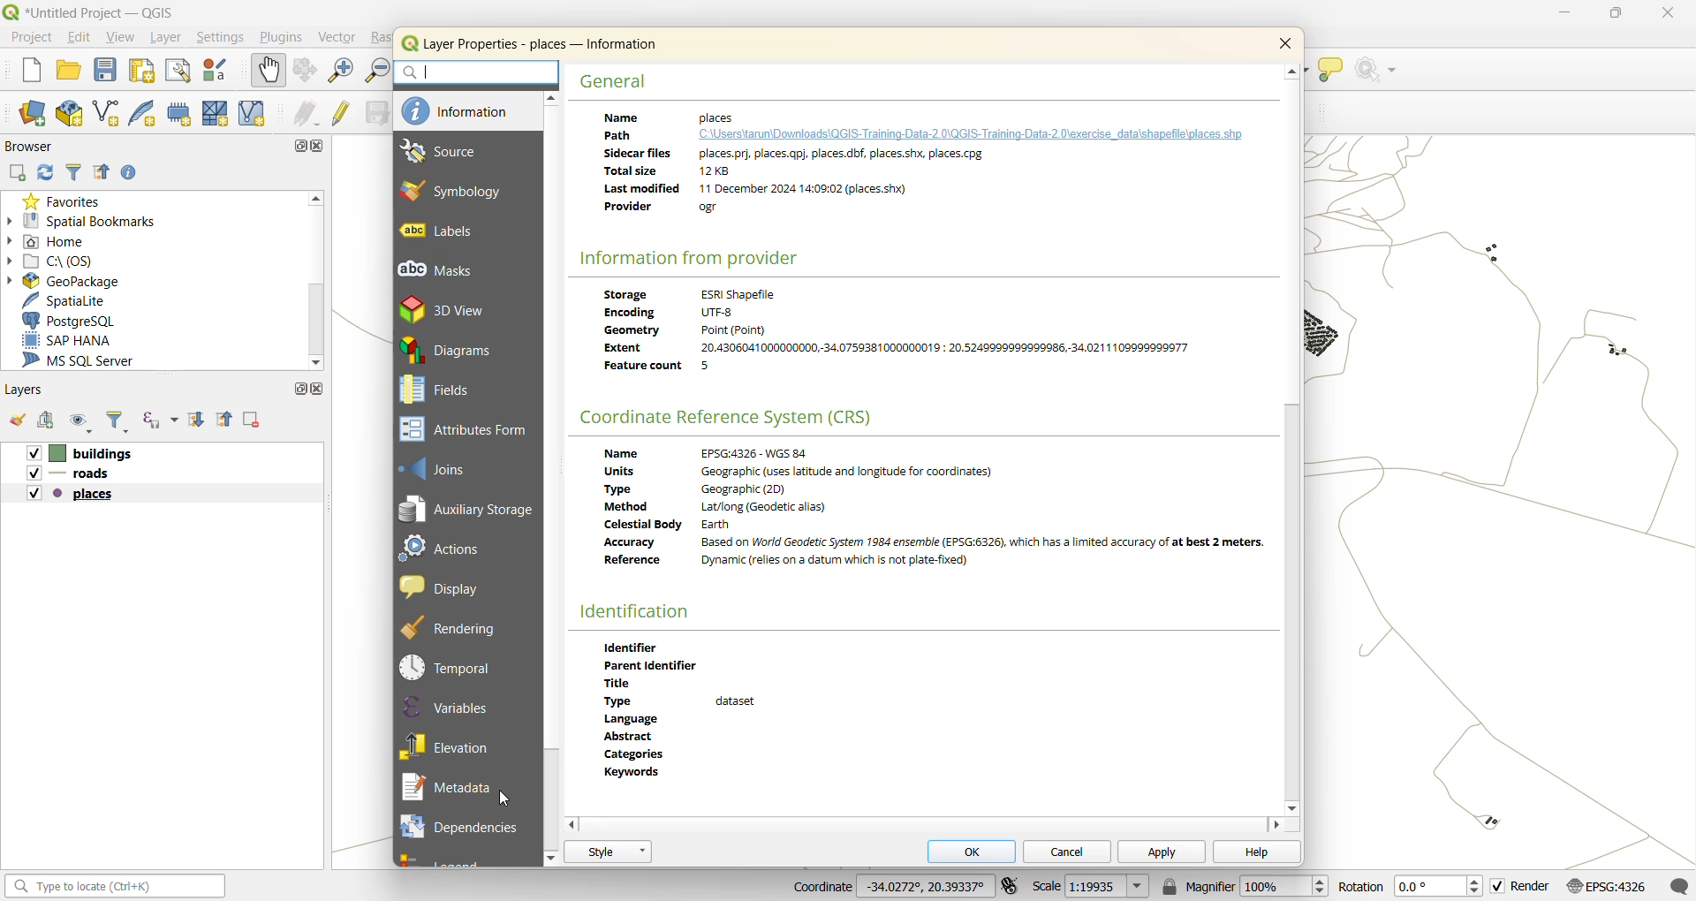 This screenshot has width=1696, height=901. I want to click on pan selection, so click(304, 70).